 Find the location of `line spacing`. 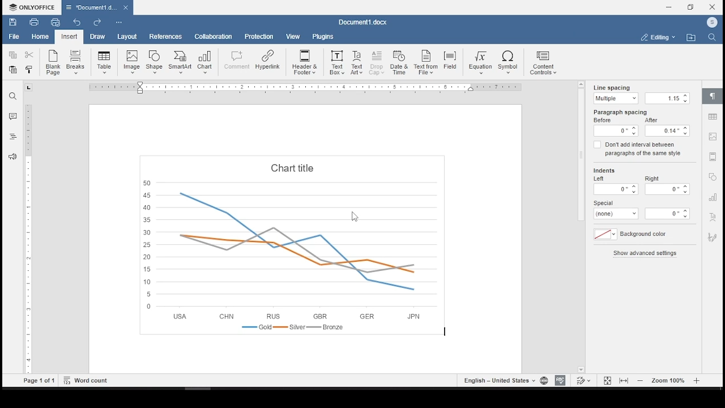

line spacing is located at coordinates (612, 87).